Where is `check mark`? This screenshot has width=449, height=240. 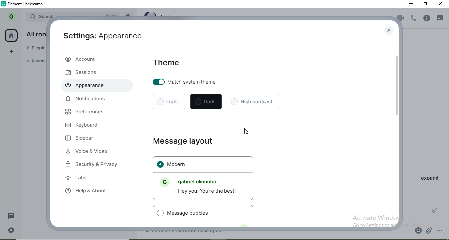 check mark is located at coordinates (436, 209).